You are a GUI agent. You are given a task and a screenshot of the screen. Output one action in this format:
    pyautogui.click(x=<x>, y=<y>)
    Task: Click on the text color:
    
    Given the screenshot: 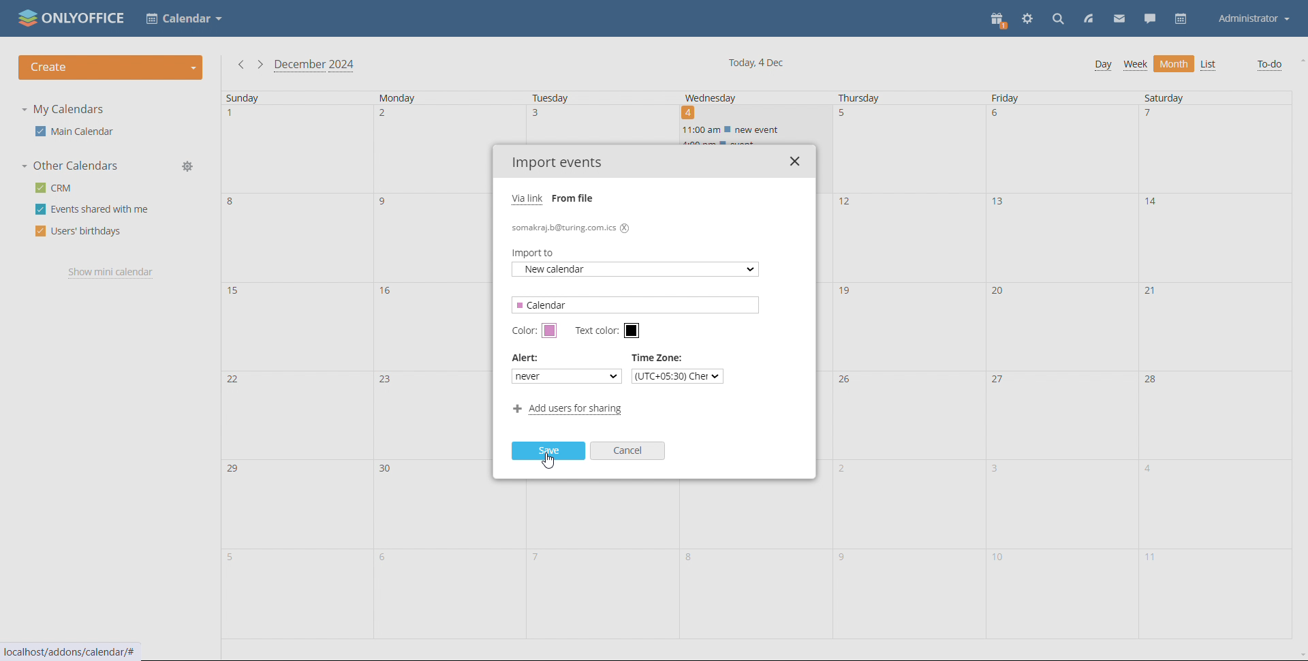 What is the action you would take?
    pyautogui.click(x=599, y=331)
    